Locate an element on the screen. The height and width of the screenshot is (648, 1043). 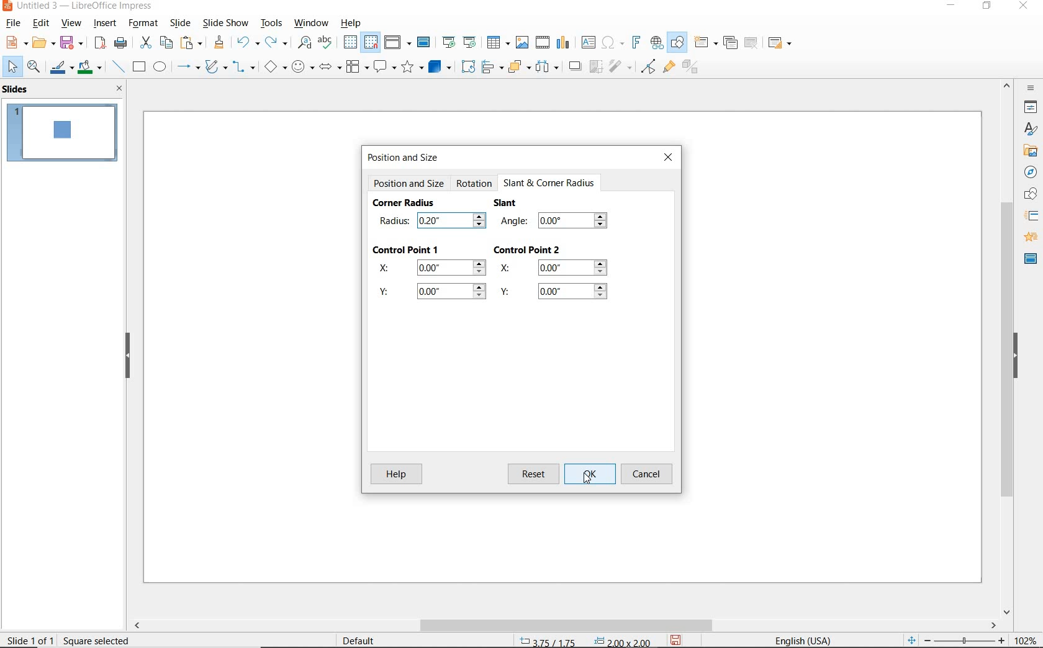
master slides is located at coordinates (1027, 259).